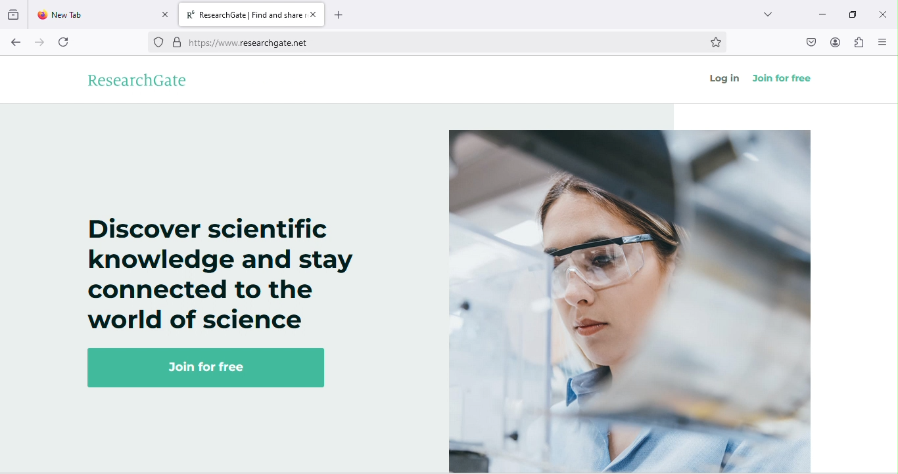 This screenshot has height=474, width=898. Describe the element at coordinates (69, 42) in the screenshot. I see `refresh` at that location.